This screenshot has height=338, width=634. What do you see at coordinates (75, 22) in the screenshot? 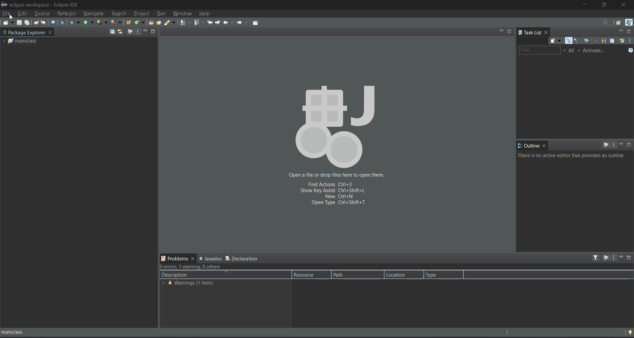
I see `debug` at bounding box center [75, 22].